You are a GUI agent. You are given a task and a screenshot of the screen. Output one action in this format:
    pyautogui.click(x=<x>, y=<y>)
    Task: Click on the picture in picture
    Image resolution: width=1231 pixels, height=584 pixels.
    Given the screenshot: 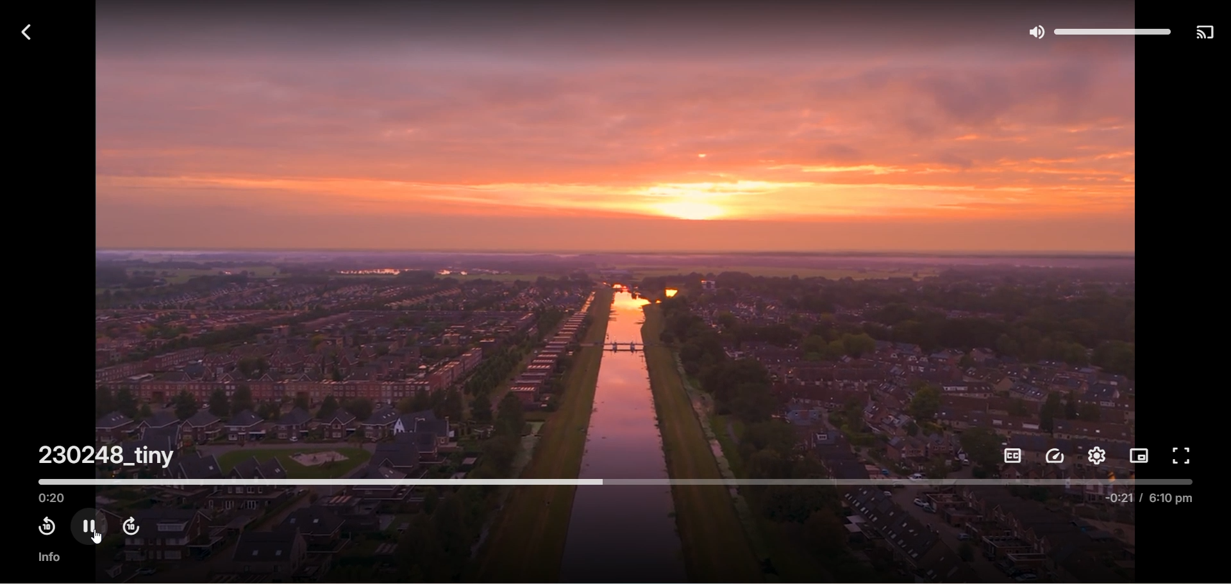 What is the action you would take?
    pyautogui.click(x=1141, y=455)
    